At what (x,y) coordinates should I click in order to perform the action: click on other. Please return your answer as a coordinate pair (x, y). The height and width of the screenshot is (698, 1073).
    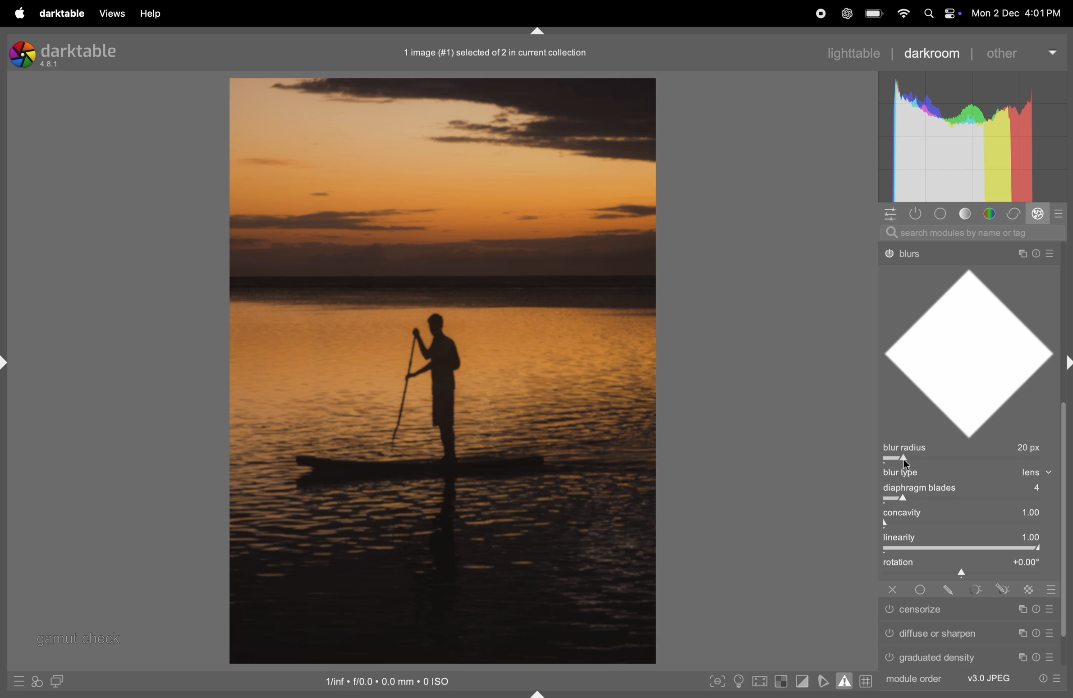
    Looking at the image, I should click on (1020, 52).